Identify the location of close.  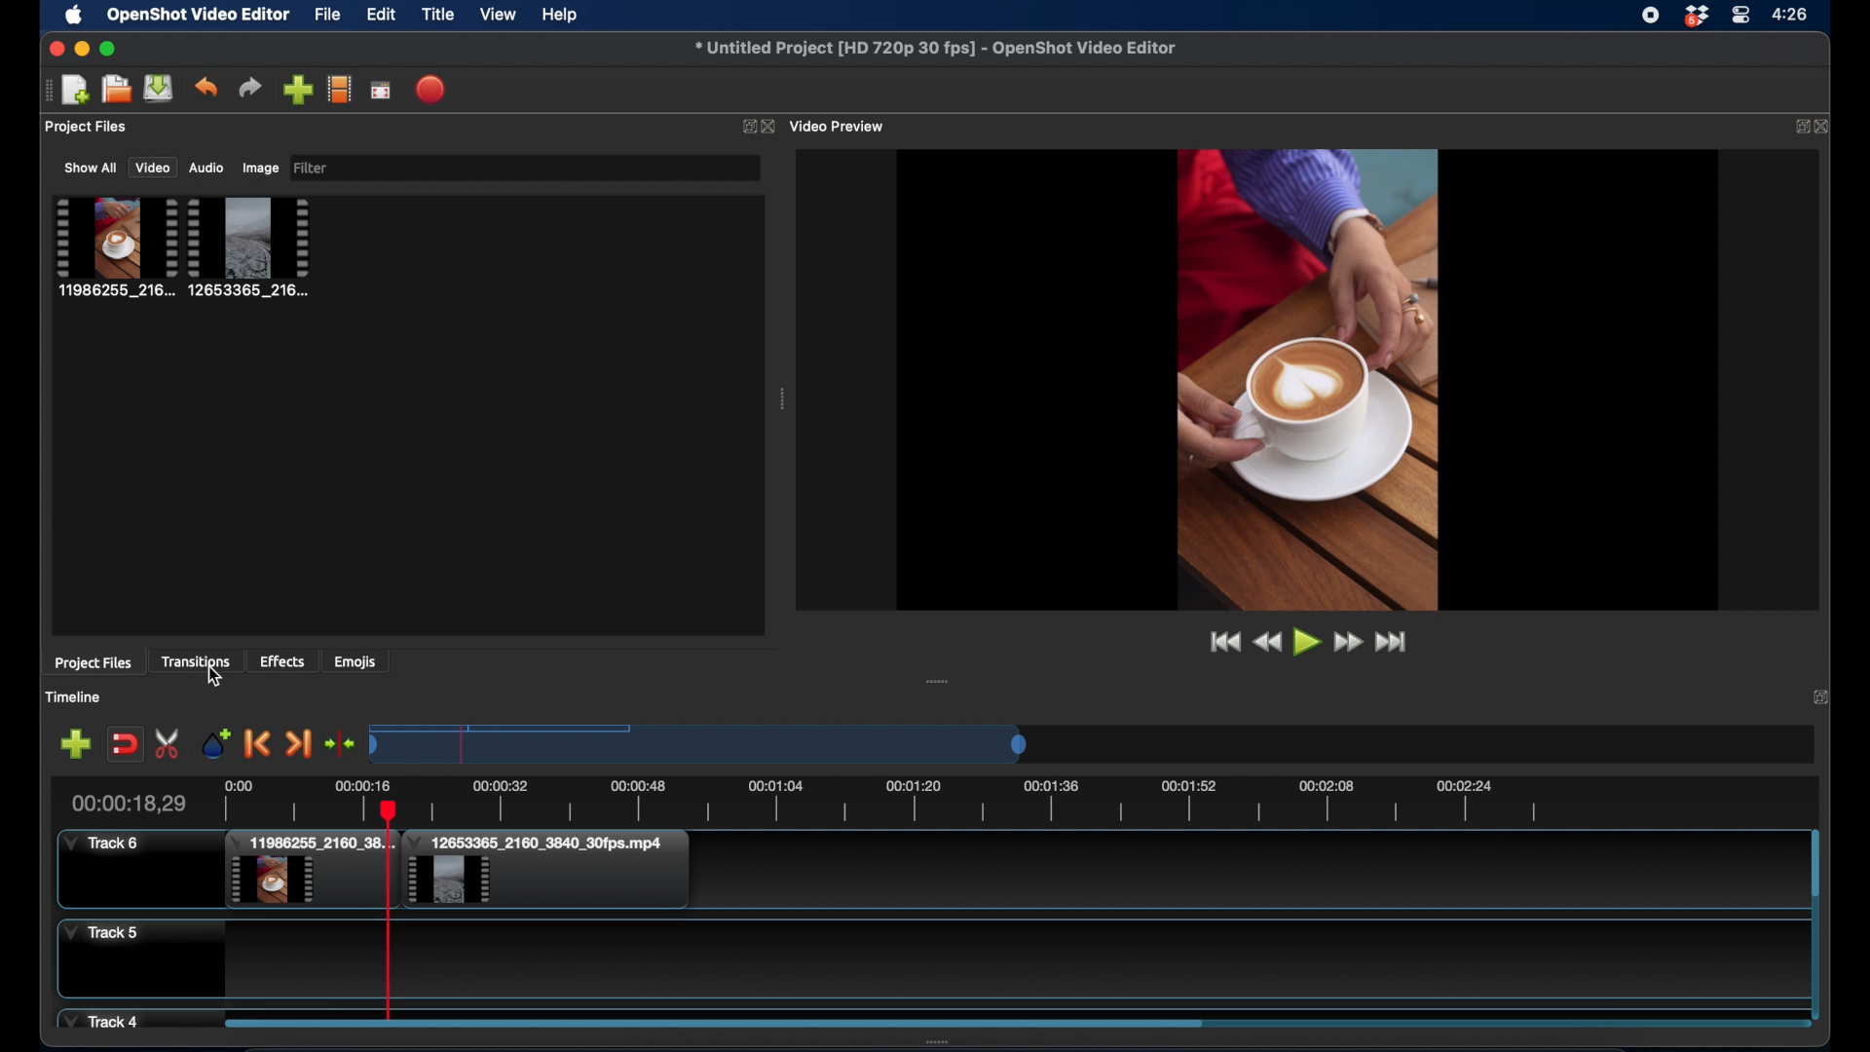
(770, 127).